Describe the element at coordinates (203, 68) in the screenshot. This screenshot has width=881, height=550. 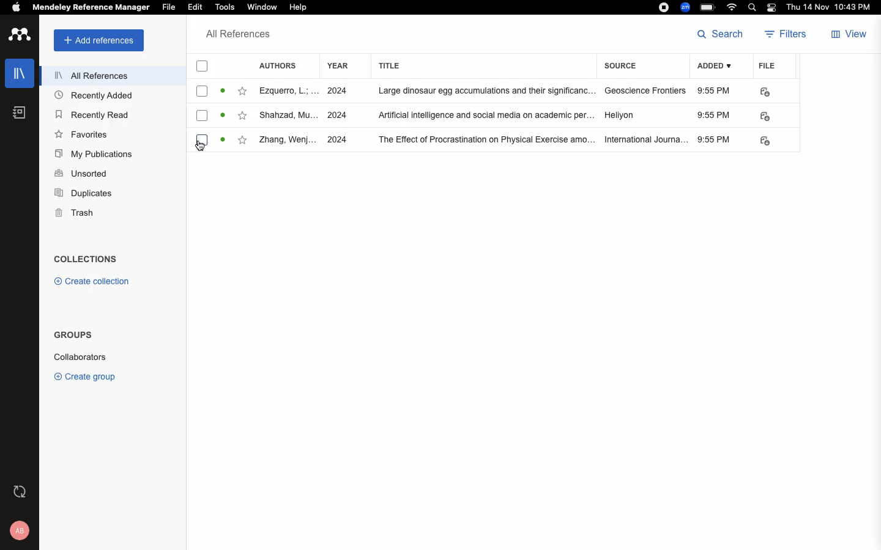
I see `Selection checkbox` at that location.